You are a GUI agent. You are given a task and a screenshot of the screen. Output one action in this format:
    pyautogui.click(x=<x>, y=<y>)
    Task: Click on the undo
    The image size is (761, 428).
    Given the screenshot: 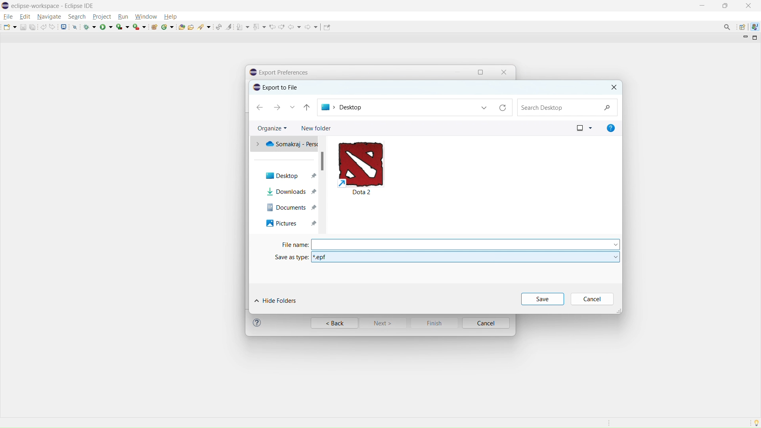 What is the action you would take?
    pyautogui.click(x=43, y=27)
    